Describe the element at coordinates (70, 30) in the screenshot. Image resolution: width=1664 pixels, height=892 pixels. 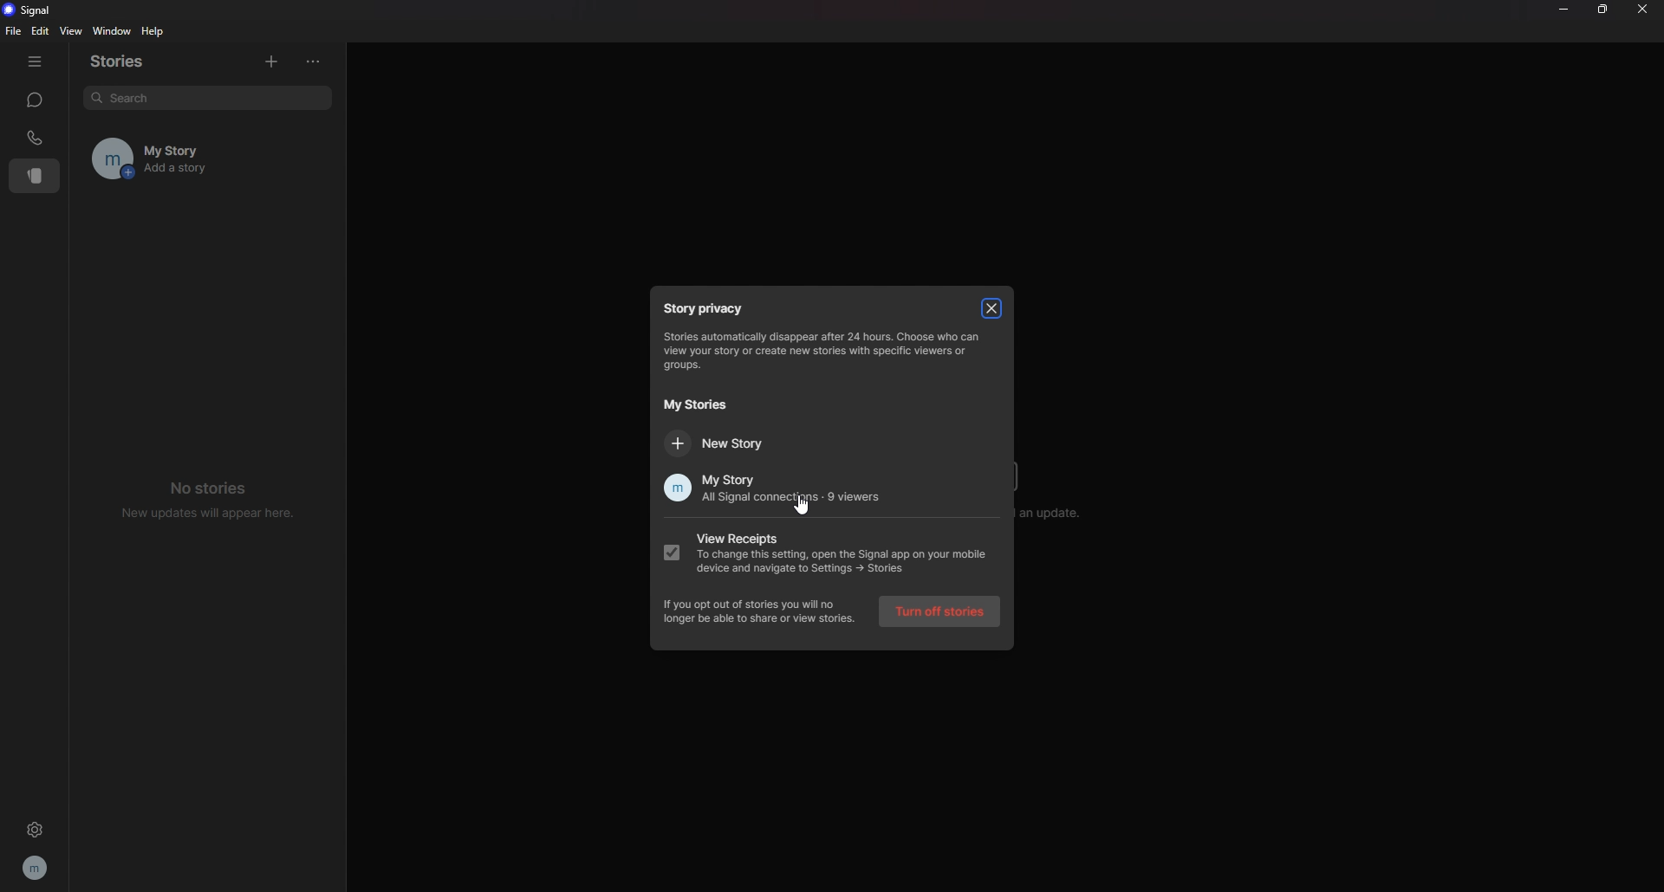
I see `view` at that location.